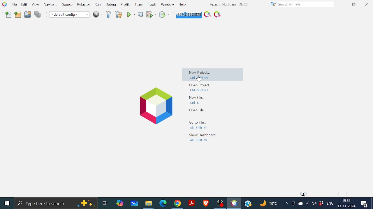 Image resolution: width=373 pixels, height=209 pixels. What do you see at coordinates (213, 75) in the screenshot?
I see `New Project` at bounding box center [213, 75].